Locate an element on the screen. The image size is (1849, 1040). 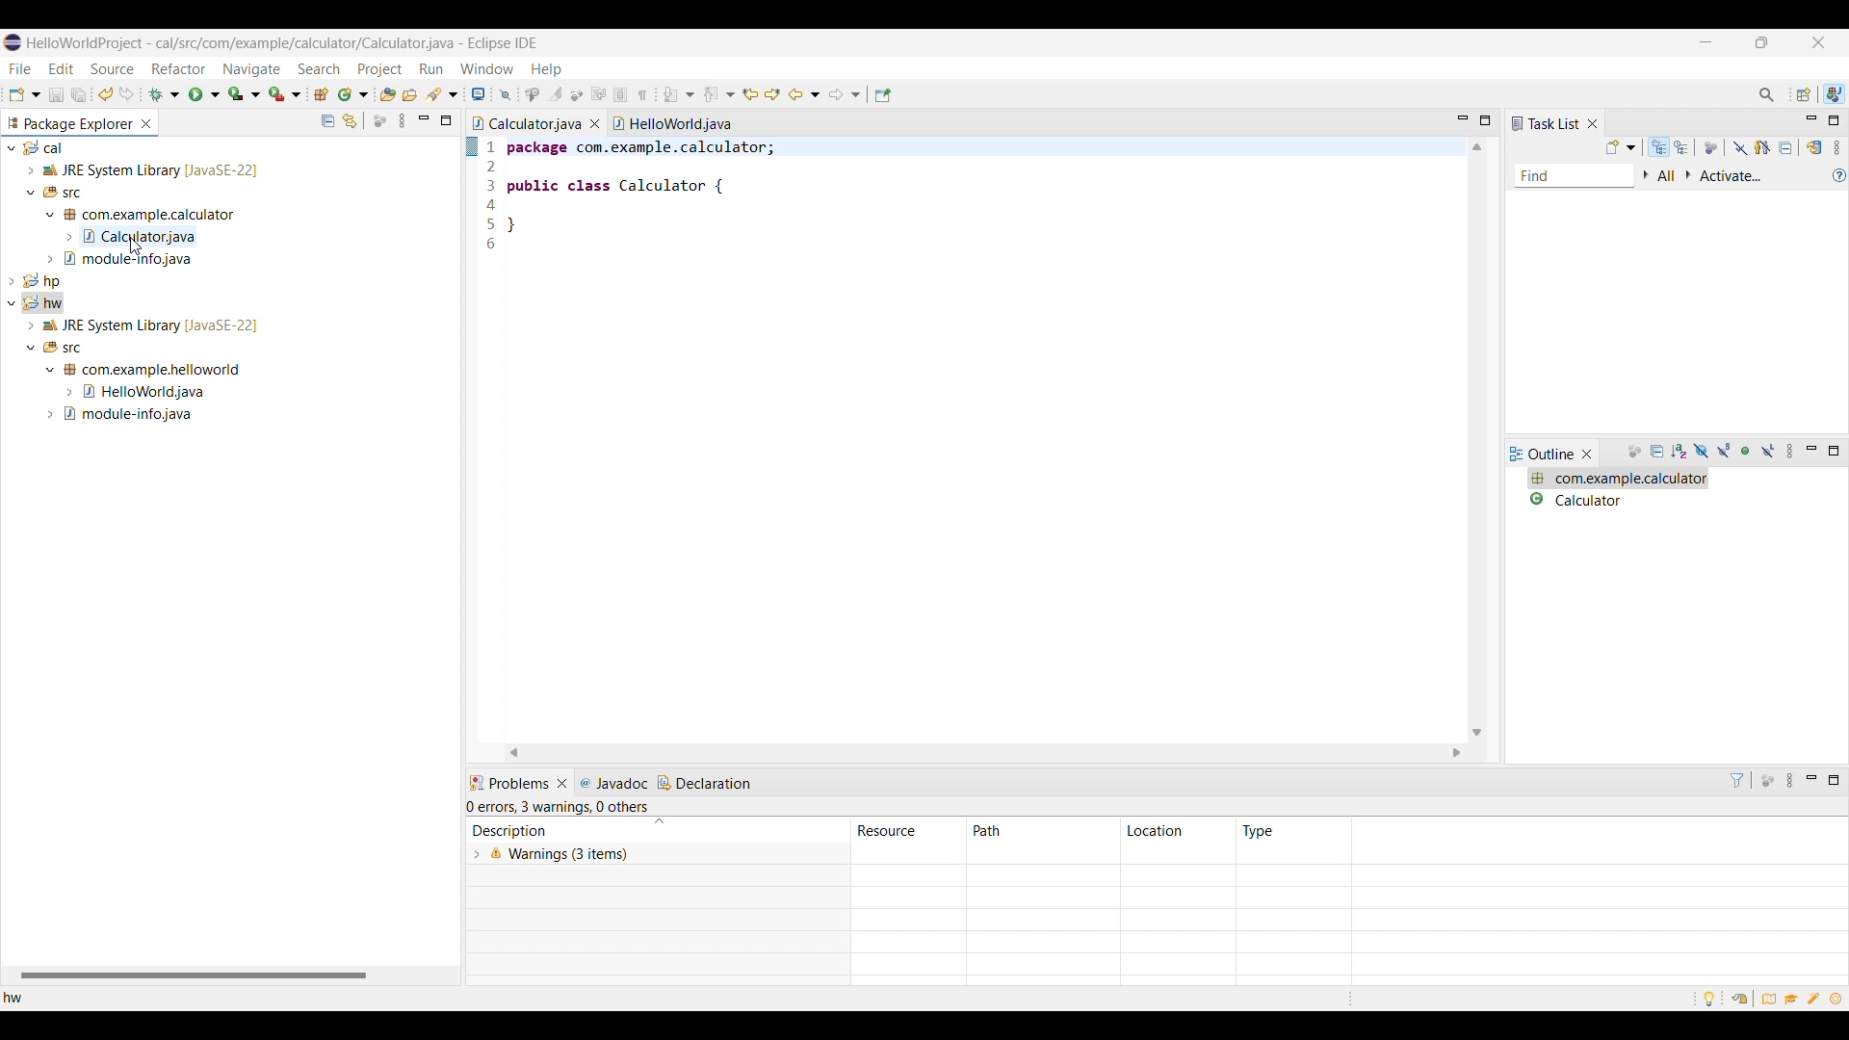
Redo is located at coordinates (107, 94).